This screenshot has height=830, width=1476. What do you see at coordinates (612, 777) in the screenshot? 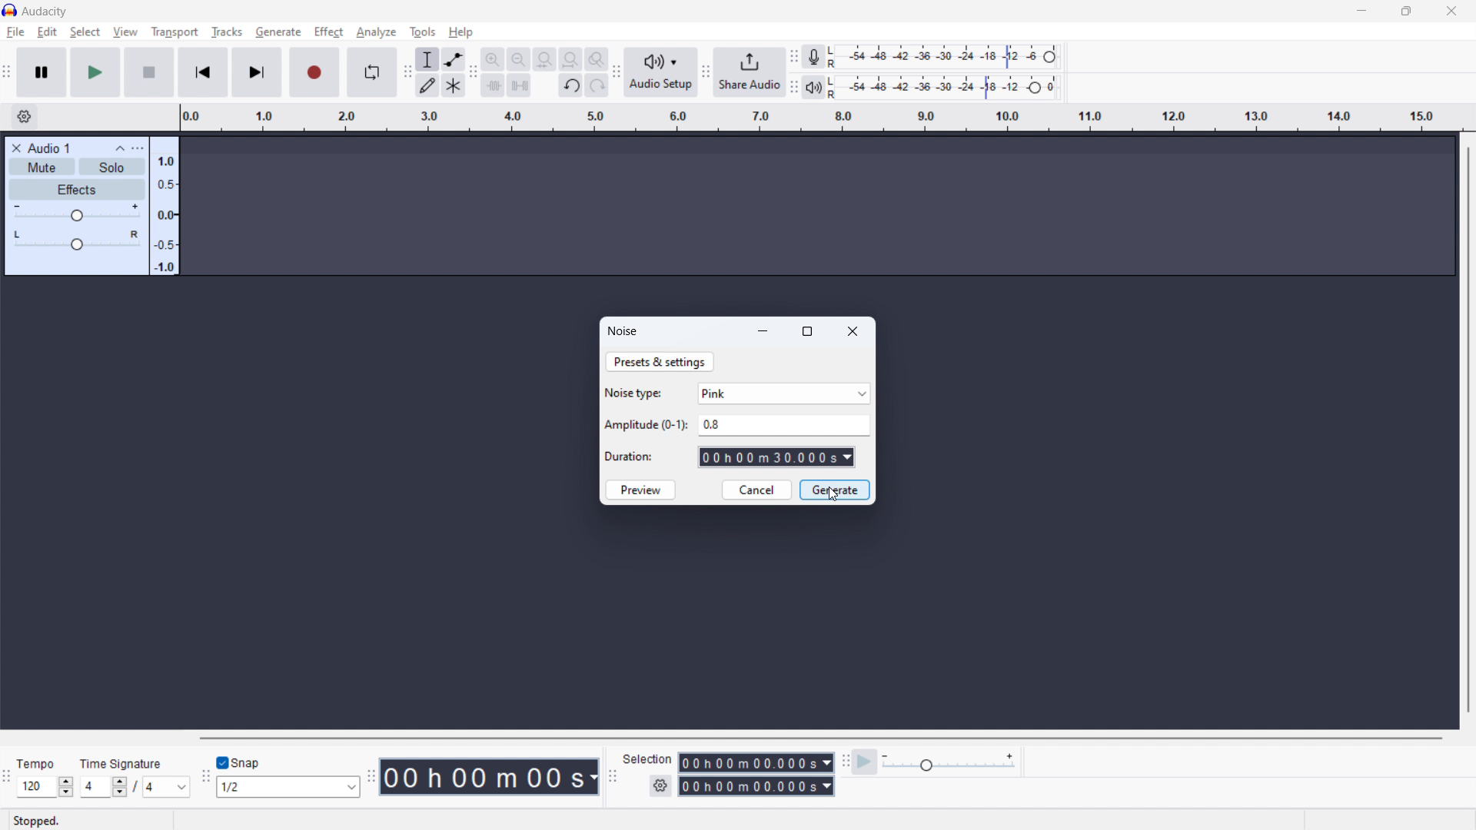
I see `selection toolbar` at bounding box center [612, 777].